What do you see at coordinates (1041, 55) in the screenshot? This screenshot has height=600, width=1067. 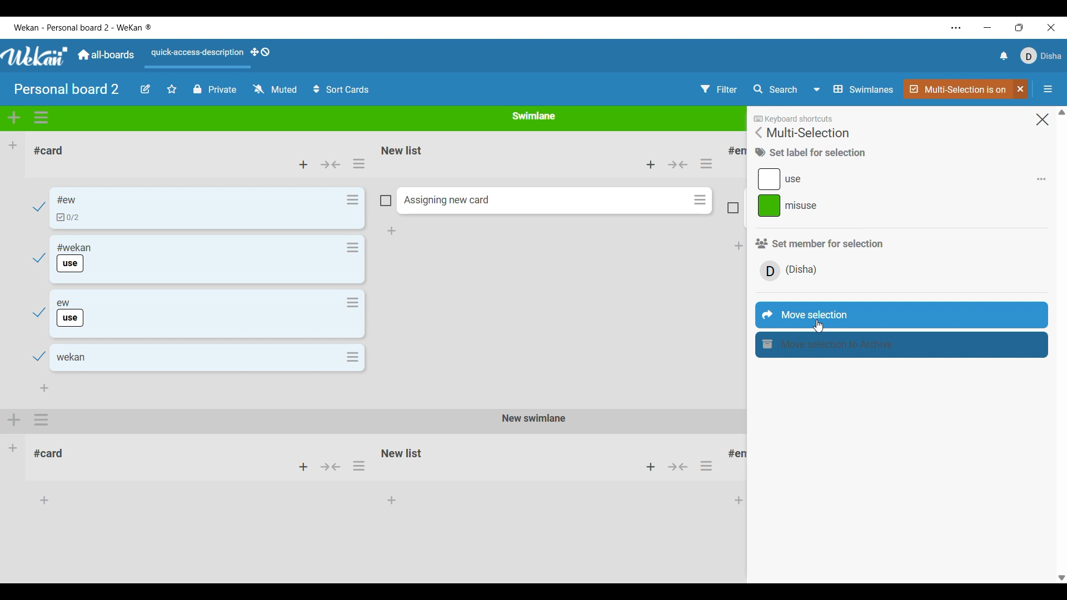 I see `Current account` at bounding box center [1041, 55].